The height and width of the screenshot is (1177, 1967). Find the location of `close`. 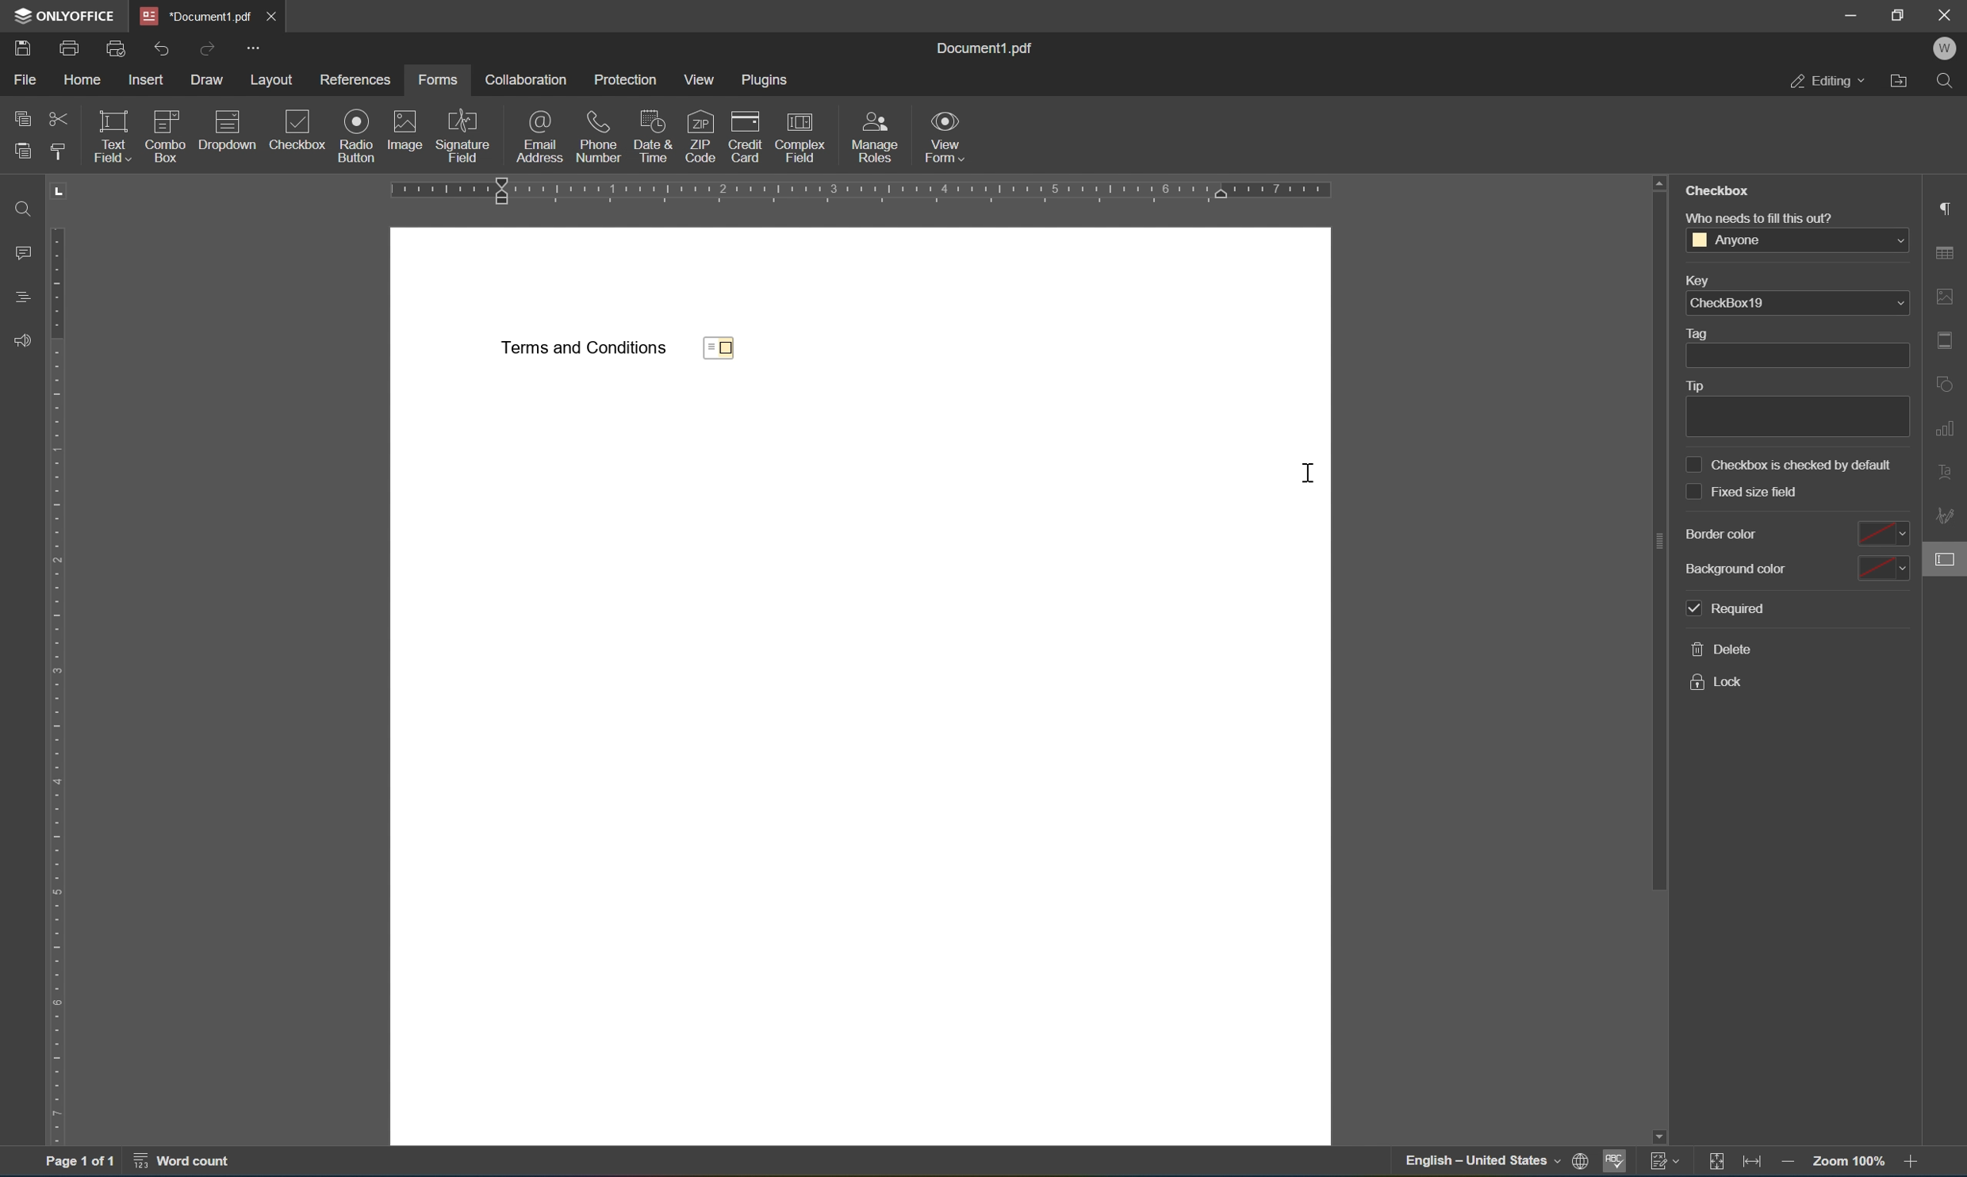

close is located at coordinates (1946, 14).